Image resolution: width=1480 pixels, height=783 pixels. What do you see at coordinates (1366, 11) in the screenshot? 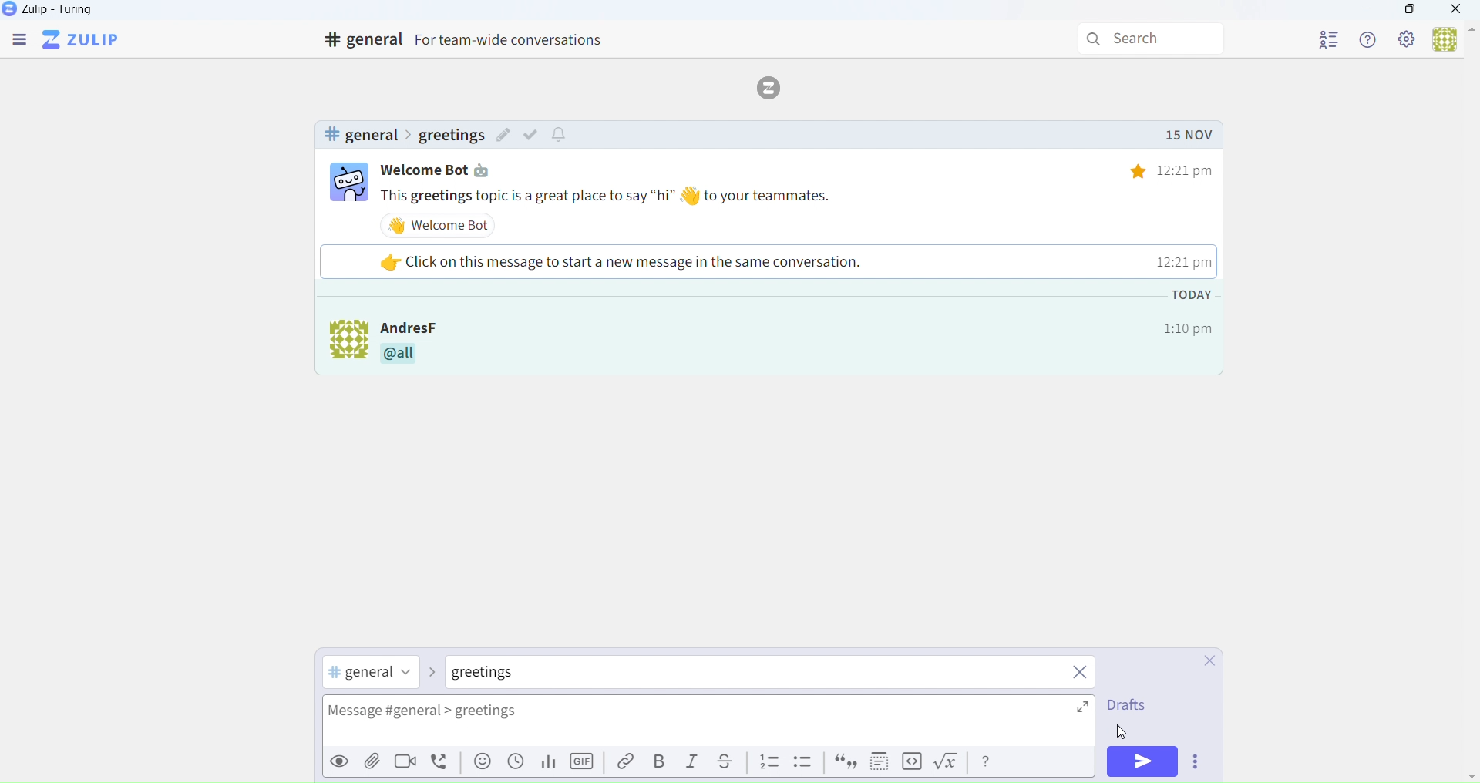
I see `Minimize` at bounding box center [1366, 11].